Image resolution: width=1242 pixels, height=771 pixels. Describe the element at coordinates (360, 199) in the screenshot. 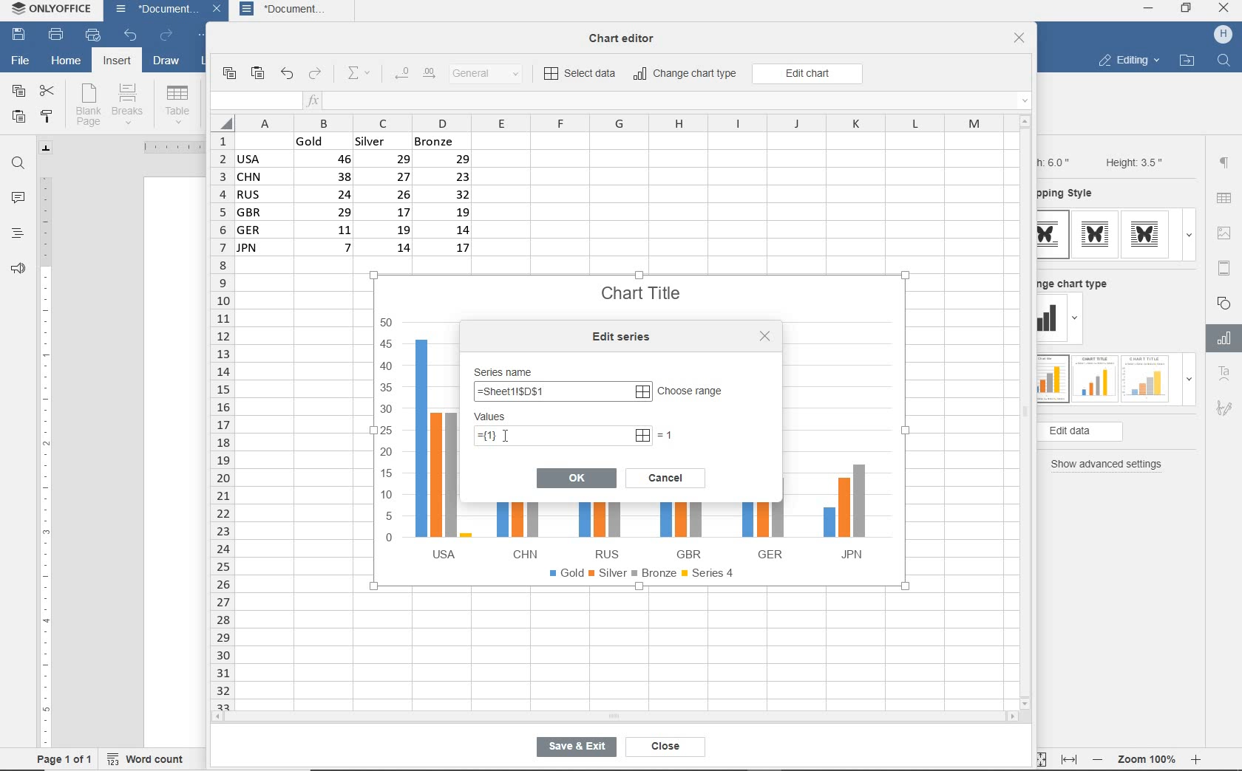

I see `data` at that location.